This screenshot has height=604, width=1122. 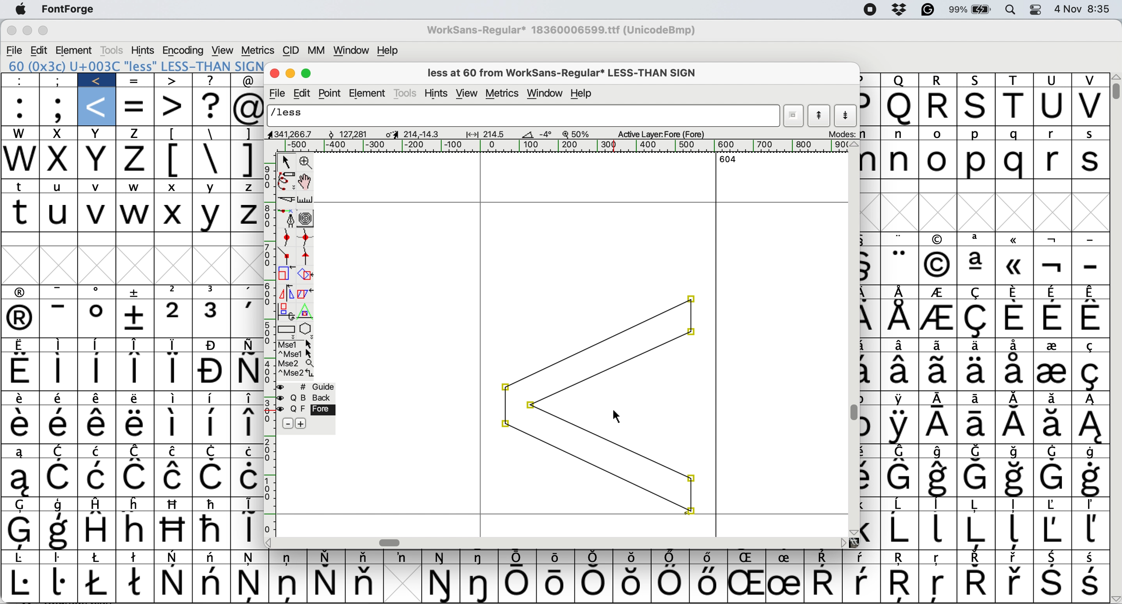 I want to click on Symbol, so click(x=173, y=558).